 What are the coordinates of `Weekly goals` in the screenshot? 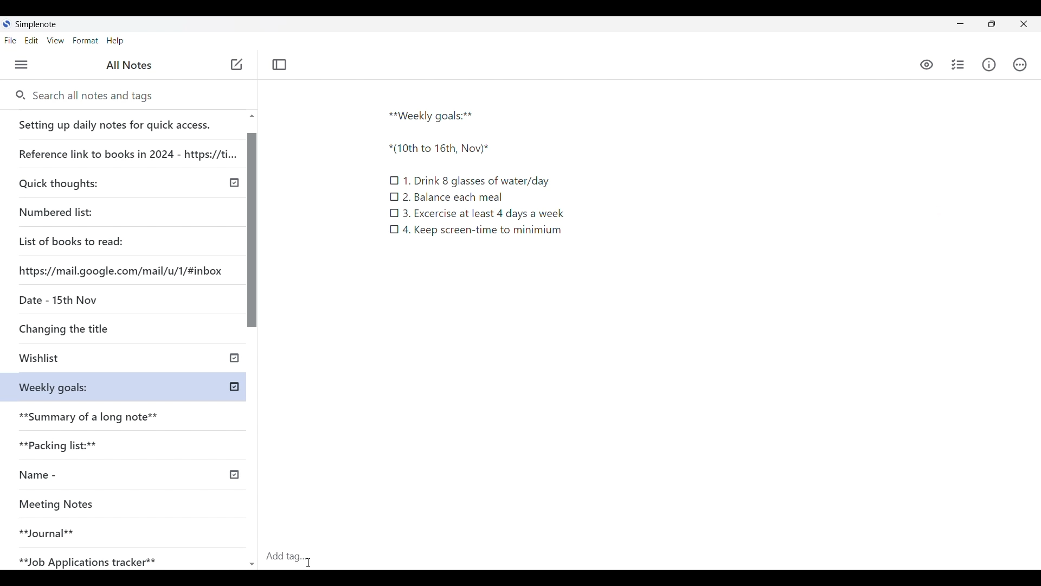 It's located at (53, 386).